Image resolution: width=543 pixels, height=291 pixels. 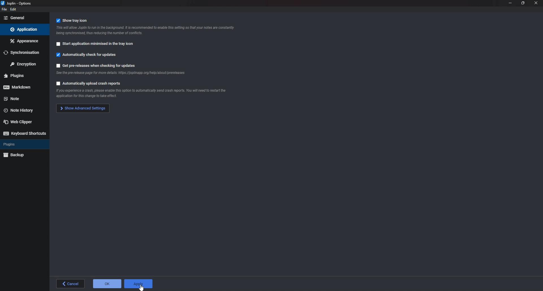 What do you see at coordinates (139, 284) in the screenshot?
I see `apply` at bounding box center [139, 284].